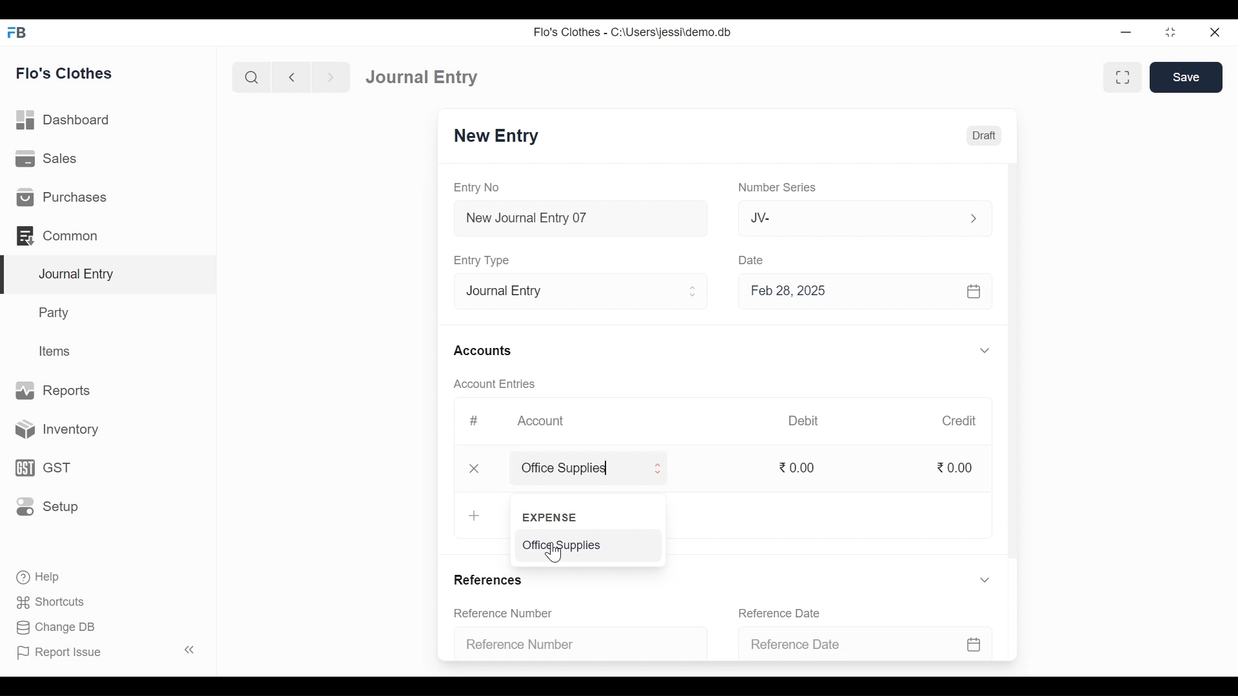  I want to click on Accounts, so click(482, 351).